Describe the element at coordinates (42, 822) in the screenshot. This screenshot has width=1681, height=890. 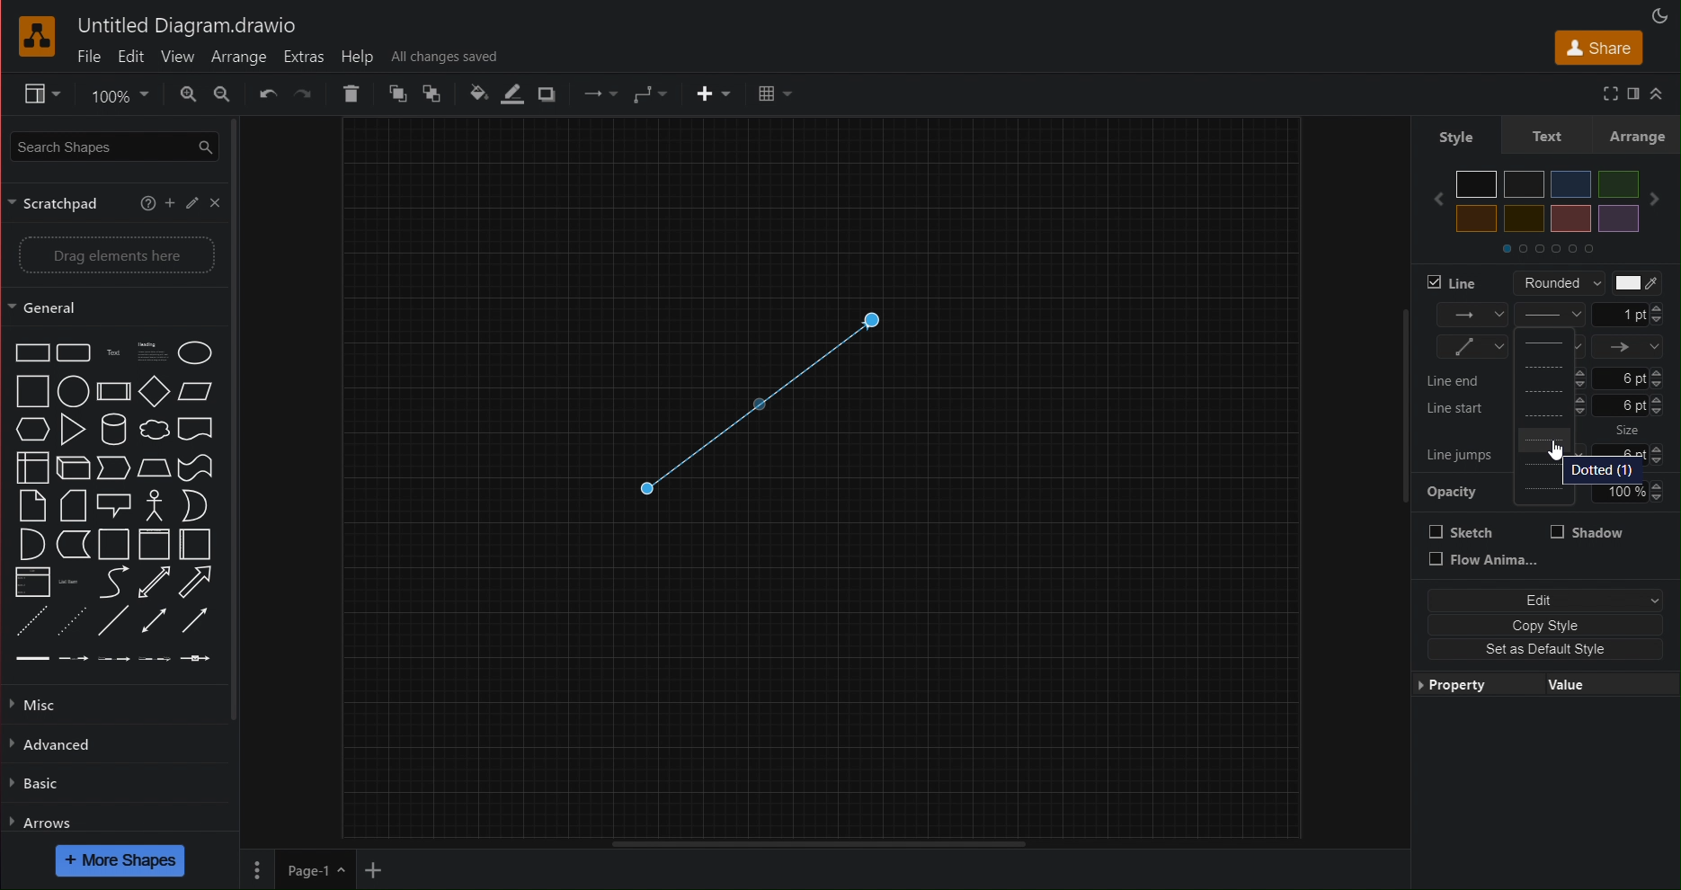
I see `Arrows` at that location.